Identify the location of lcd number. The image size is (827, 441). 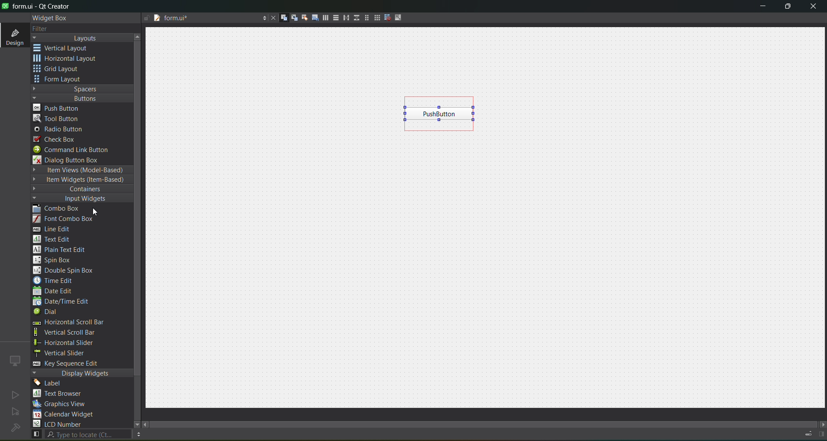
(59, 424).